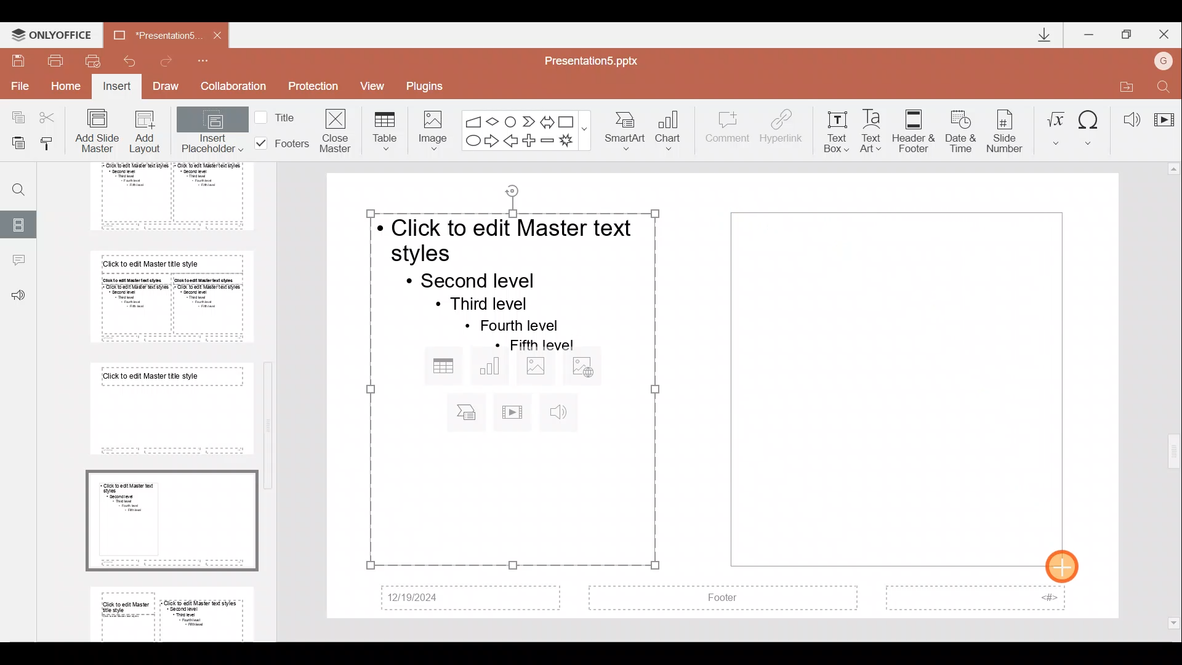 Image resolution: width=1182 pixels, height=665 pixels. Describe the element at coordinates (874, 127) in the screenshot. I see `Text Art` at that location.